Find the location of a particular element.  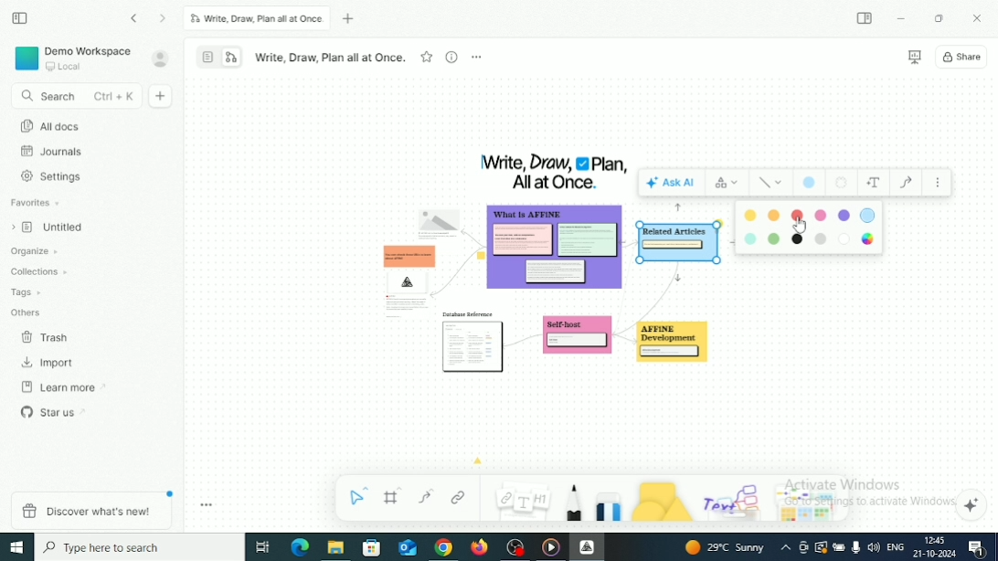

Sky blue is located at coordinates (748, 239).